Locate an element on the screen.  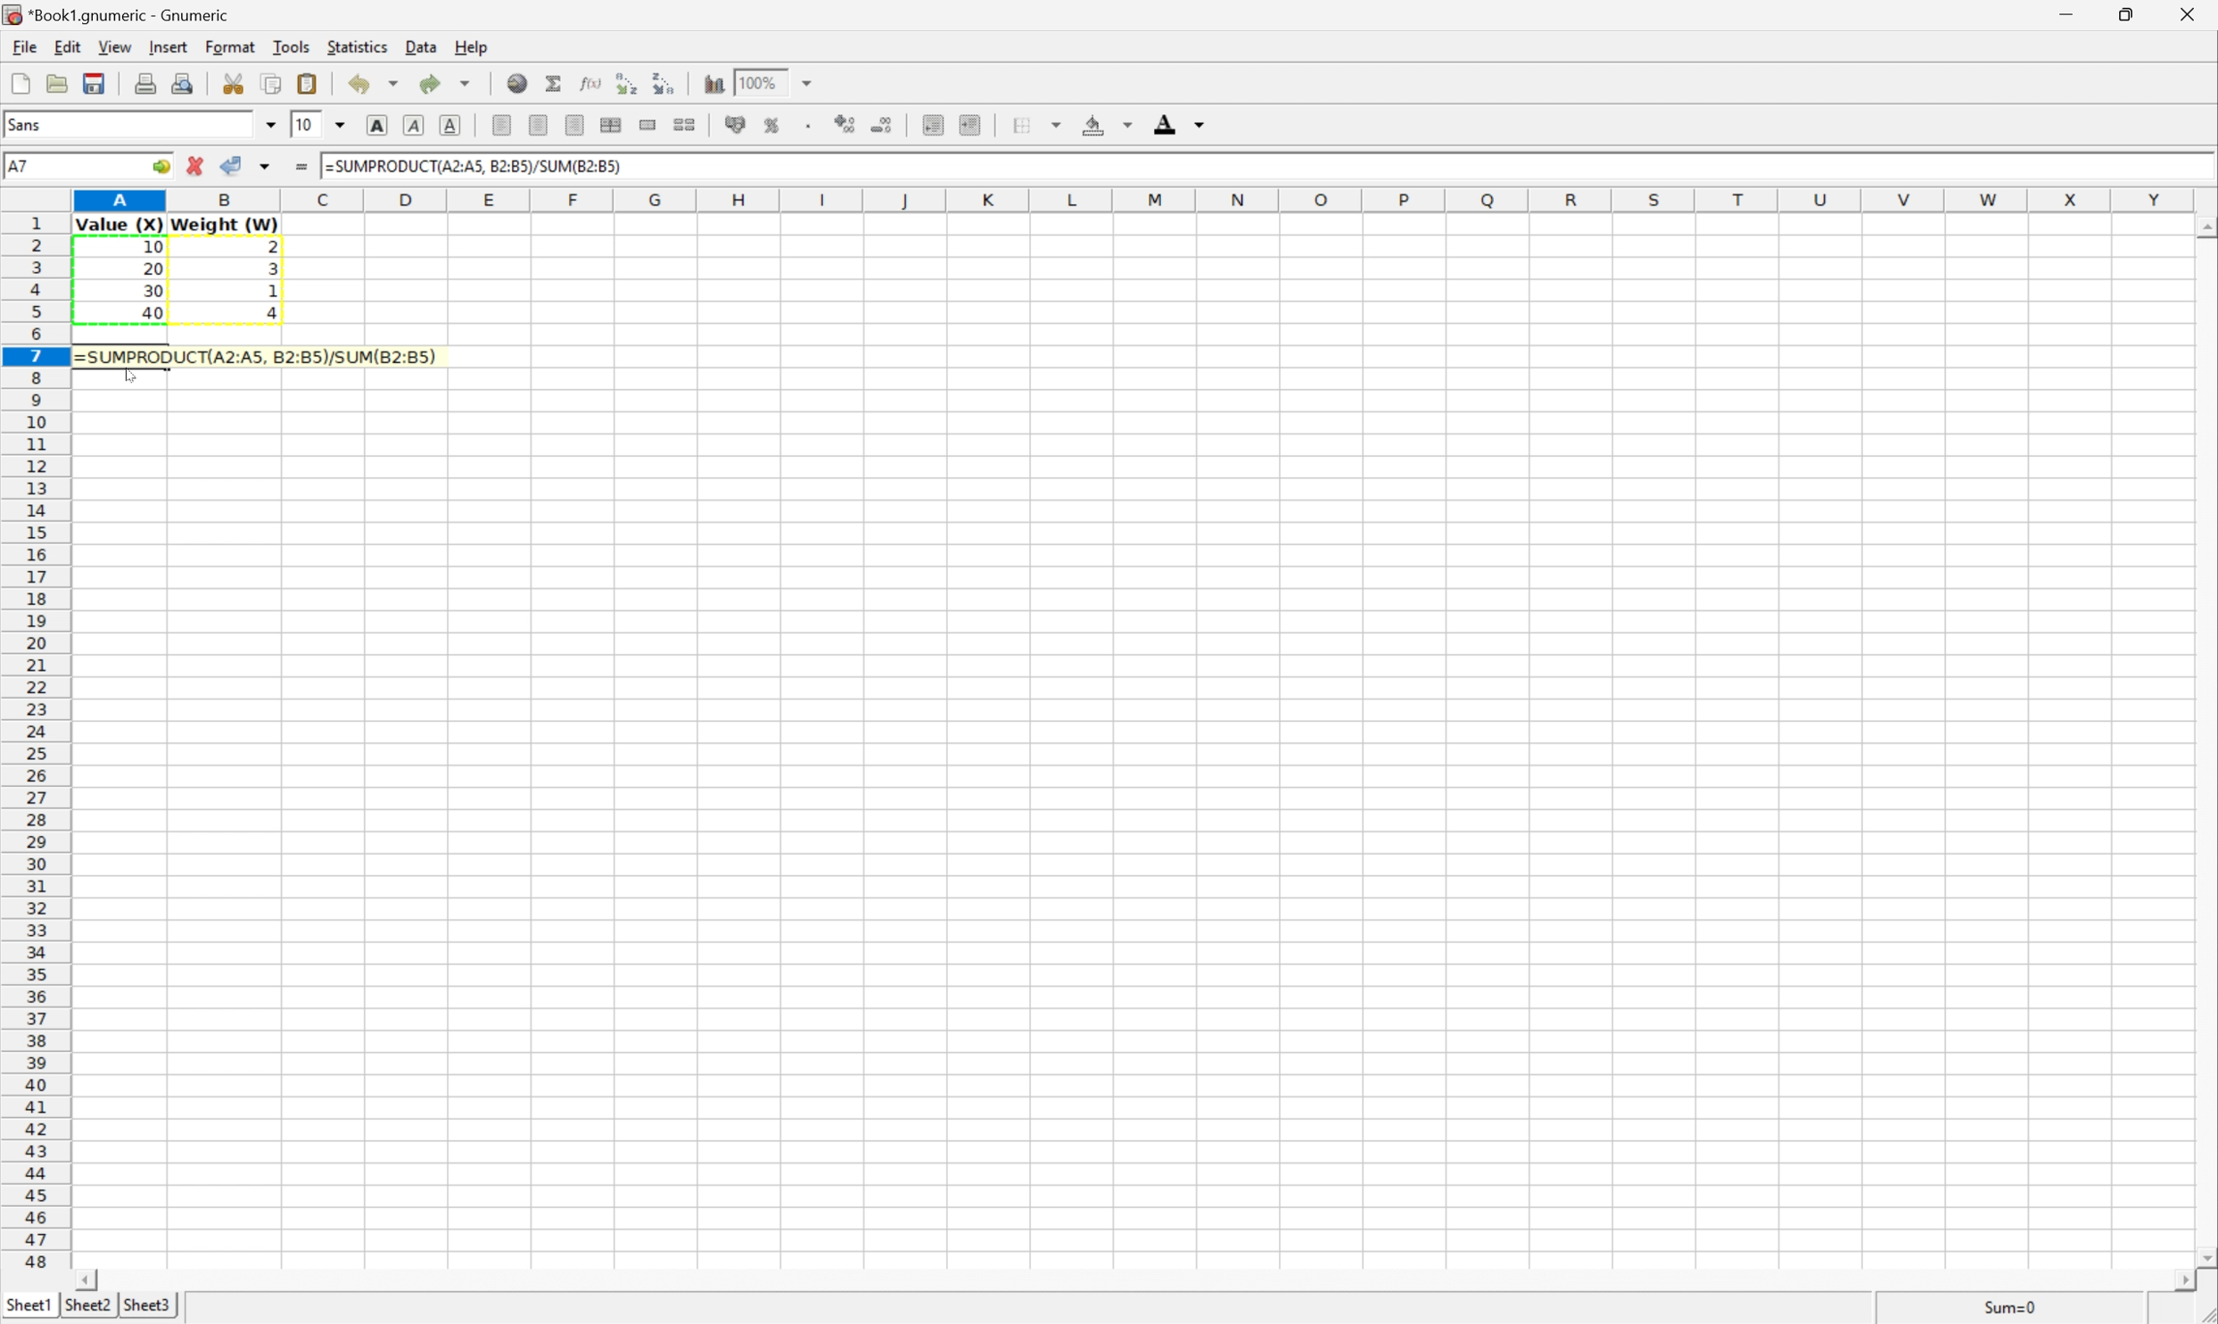
Row number is located at coordinates (33, 744).